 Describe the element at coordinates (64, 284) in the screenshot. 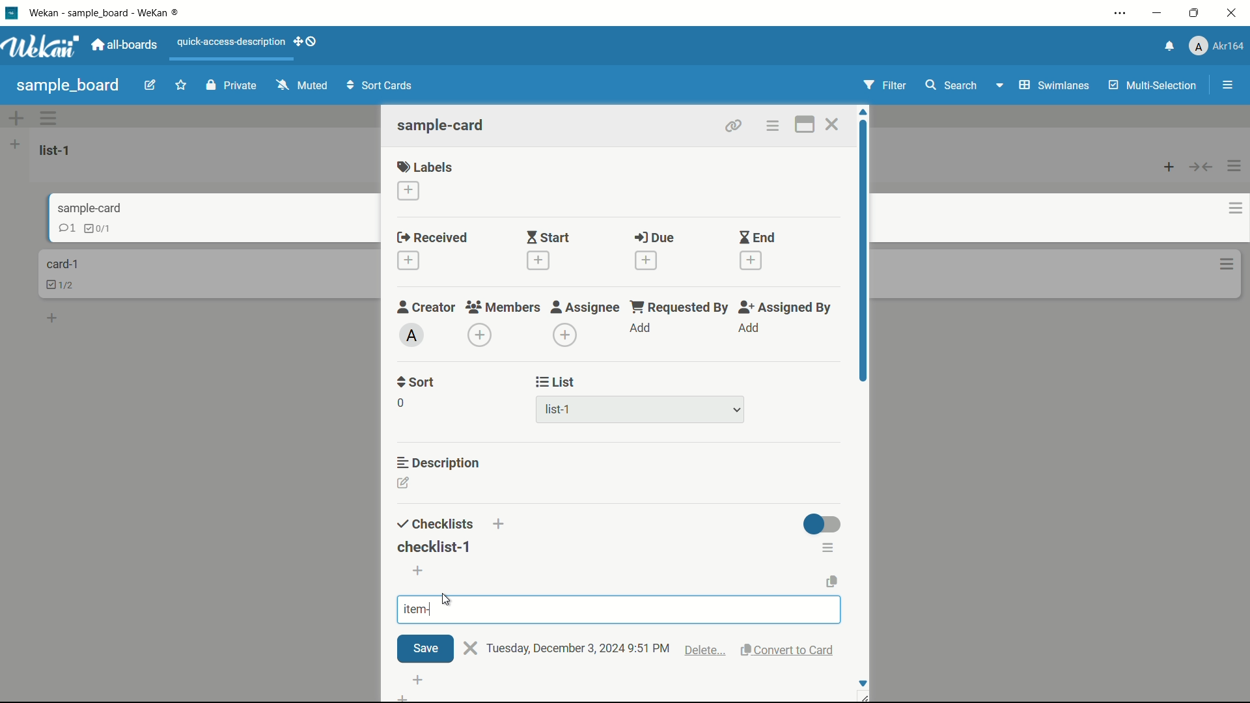

I see `checklist` at that location.